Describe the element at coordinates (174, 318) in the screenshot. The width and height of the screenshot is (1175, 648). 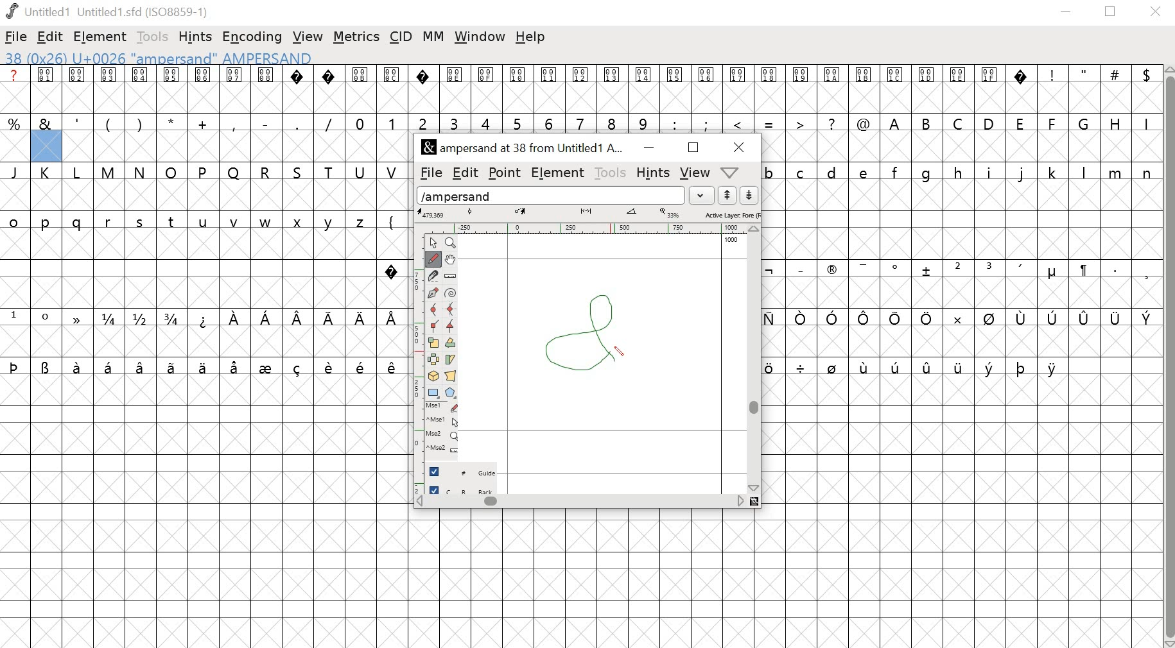
I see `3/4` at that location.